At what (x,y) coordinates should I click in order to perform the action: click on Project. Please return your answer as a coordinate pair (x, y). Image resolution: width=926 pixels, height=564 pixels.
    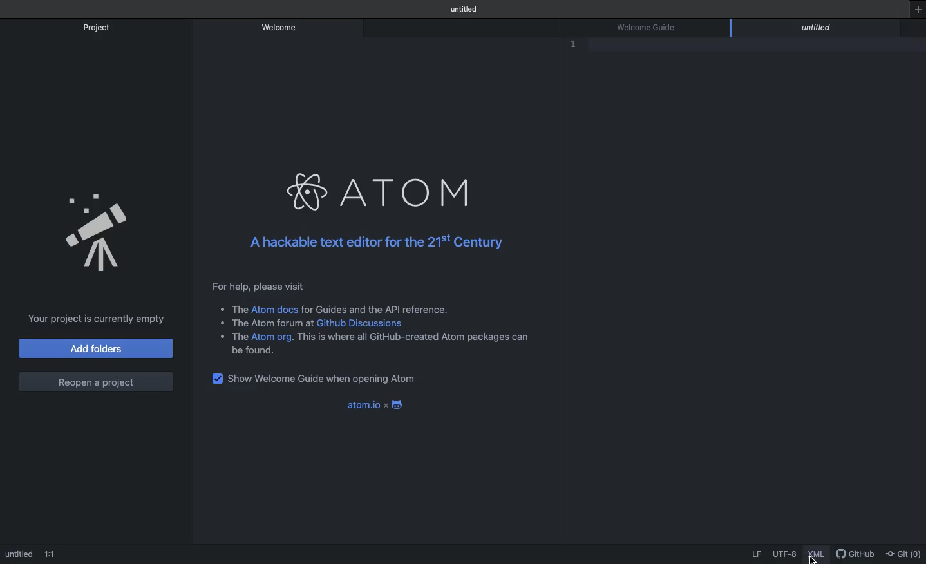
    Looking at the image, I should click on (97, 28).